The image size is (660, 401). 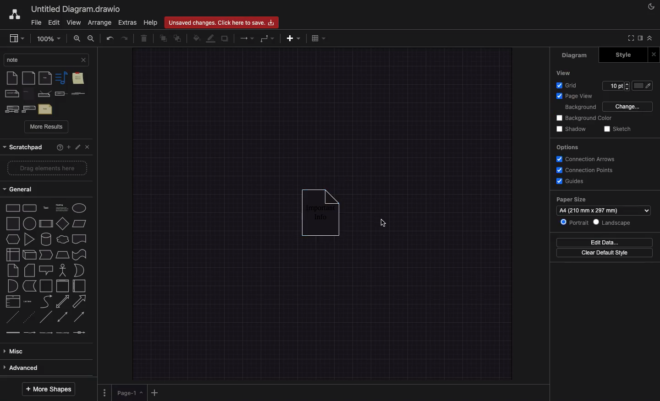 What do you see at coordinates (571, 85) in the screenshot?
I see `Grid` at bounding box center [571, 85].